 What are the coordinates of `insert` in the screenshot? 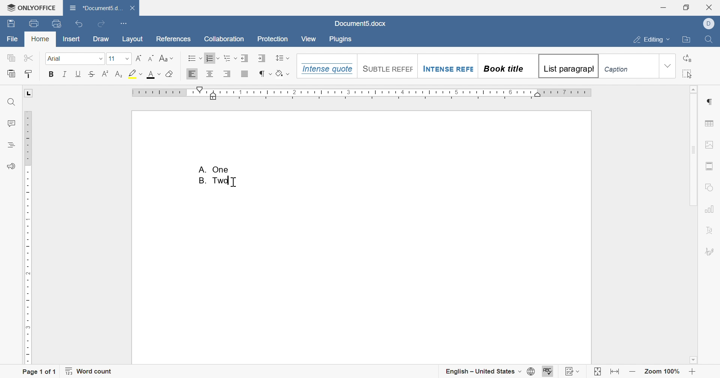 It's located at (72, 39).